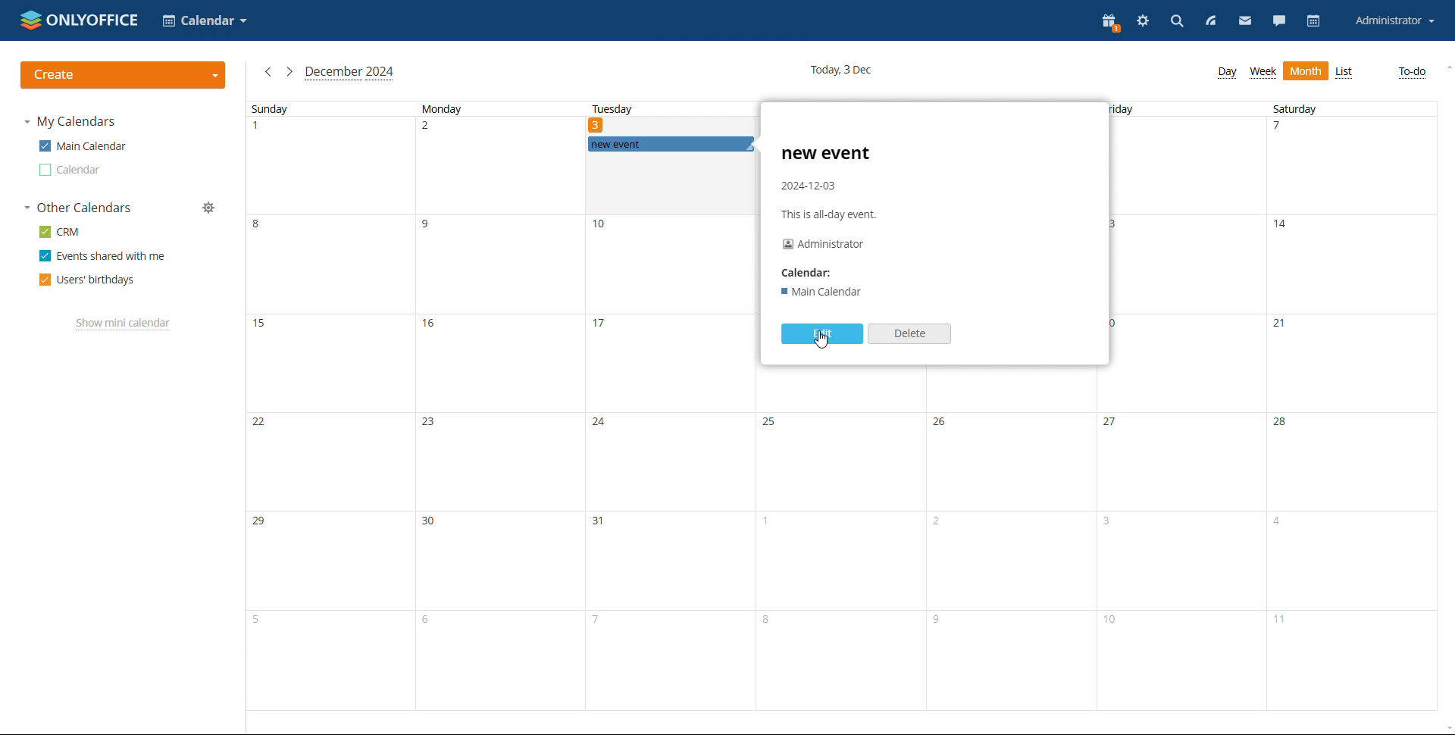 The image size is (1455, 735). I want to click on sunday, so click(326, 406).